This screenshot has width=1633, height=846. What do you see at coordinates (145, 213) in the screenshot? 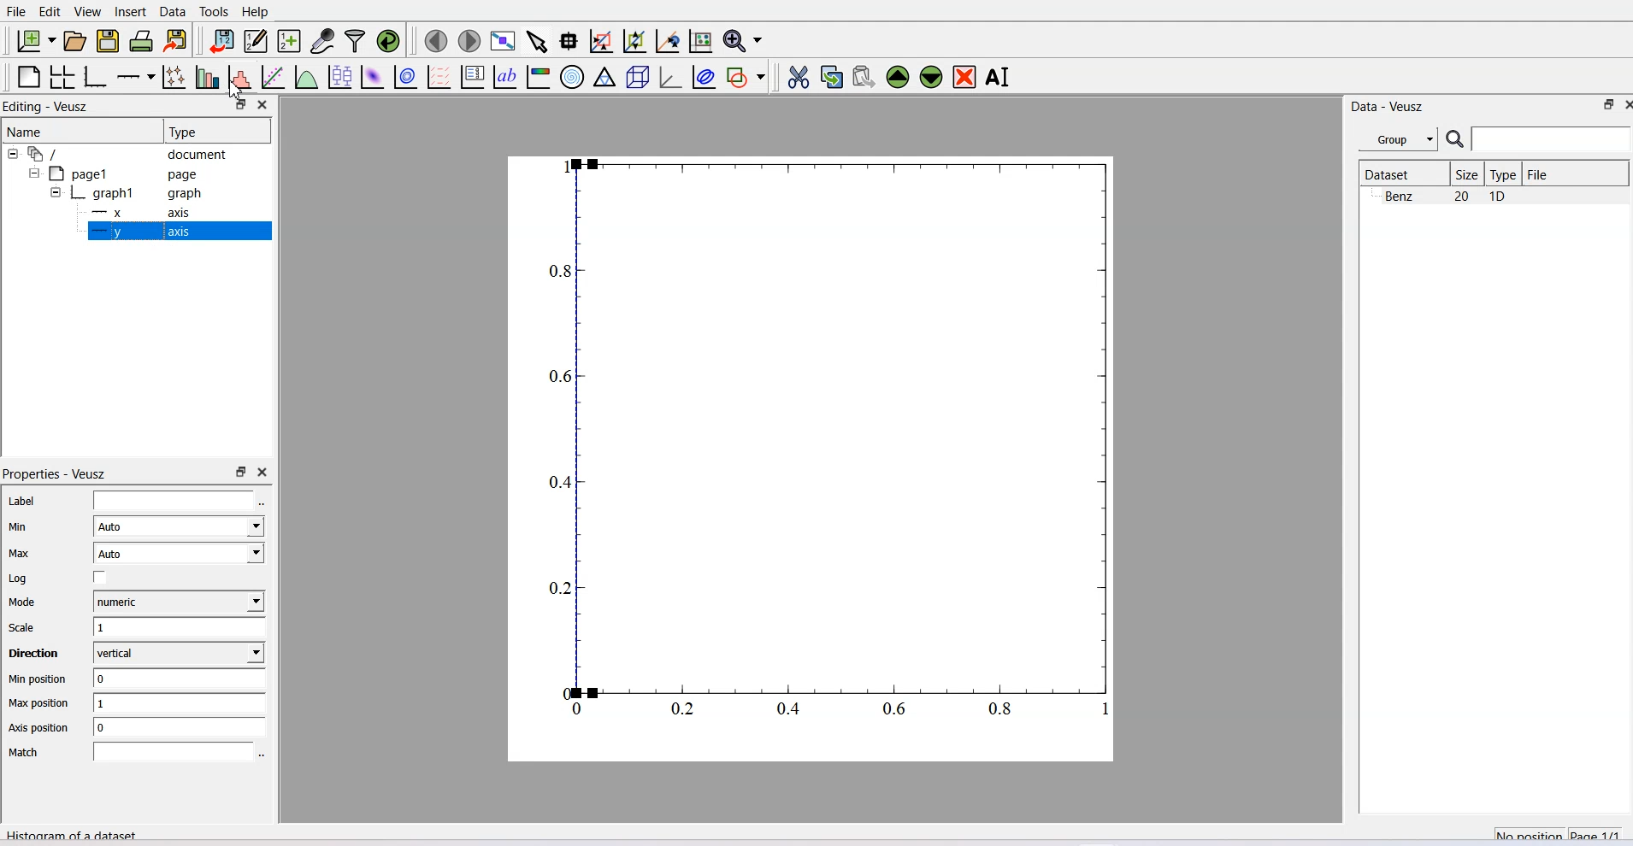
I see `X Axis` at bounding box center [145, 213].